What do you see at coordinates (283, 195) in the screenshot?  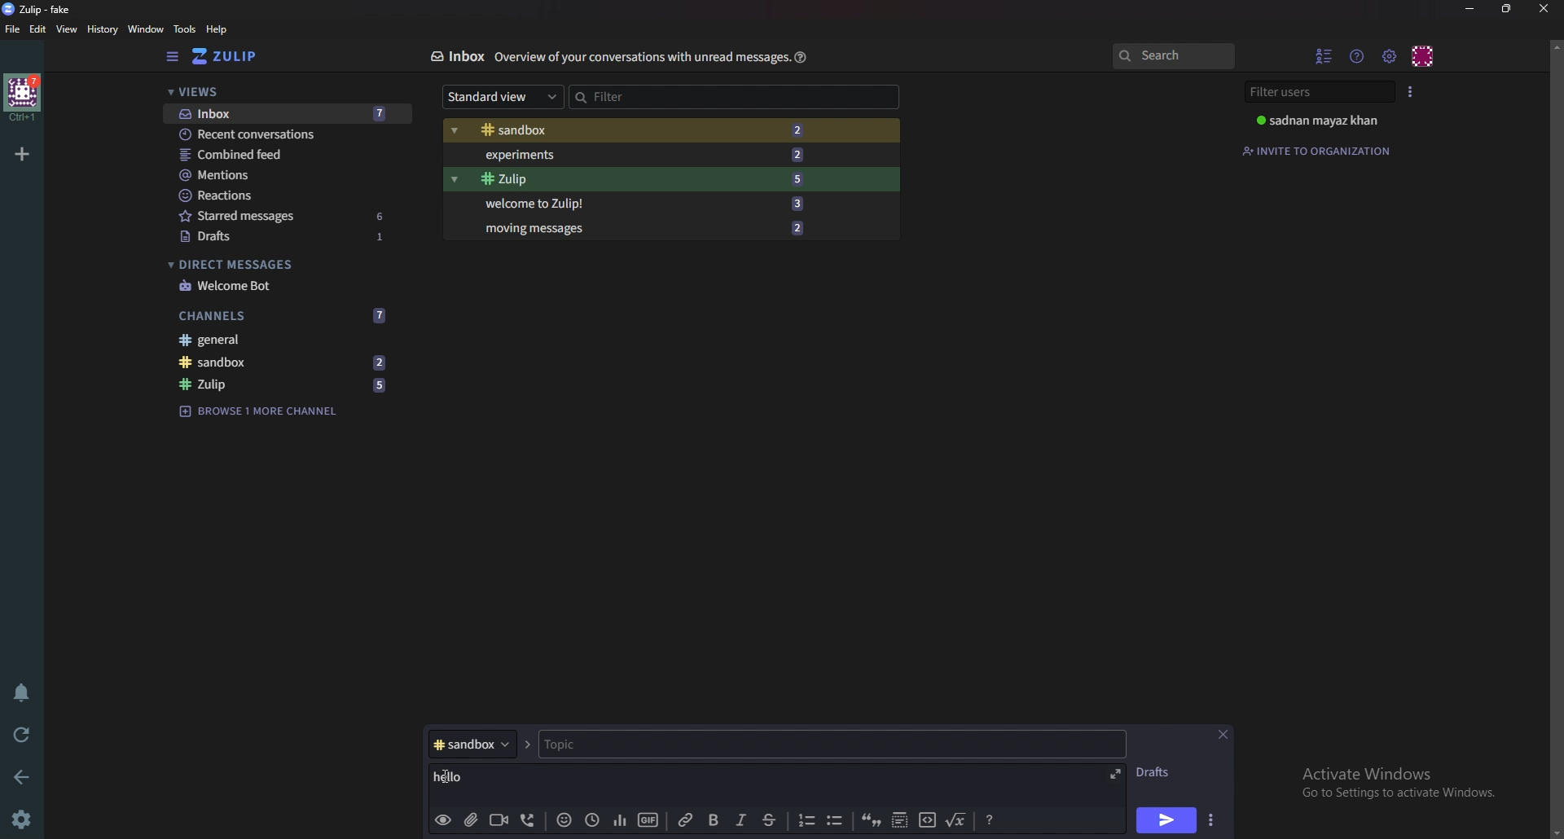 I see `Reactions` at bounding box center [283, 195].